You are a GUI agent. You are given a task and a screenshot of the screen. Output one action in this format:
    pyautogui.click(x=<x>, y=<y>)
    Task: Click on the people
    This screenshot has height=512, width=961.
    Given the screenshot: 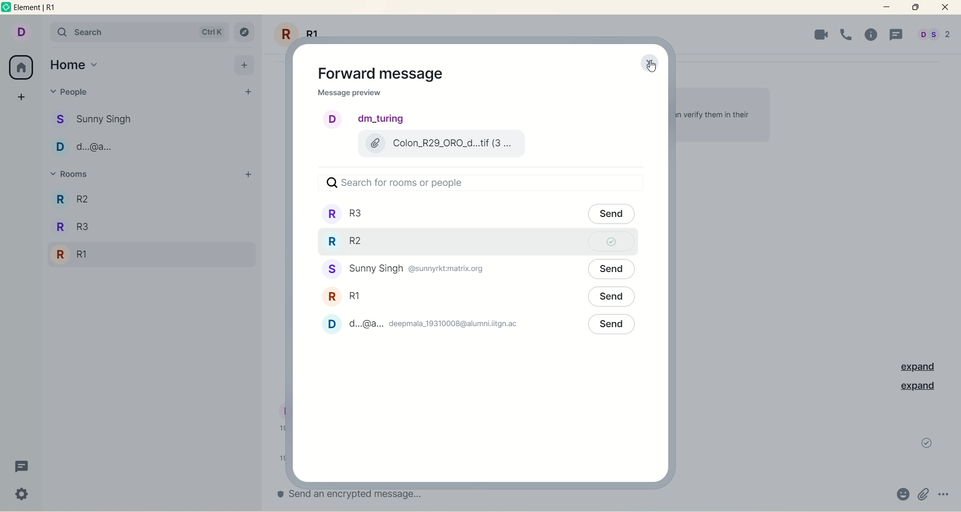 What is the action you would take?
    pyautogui.click(x=100, y=117)
    